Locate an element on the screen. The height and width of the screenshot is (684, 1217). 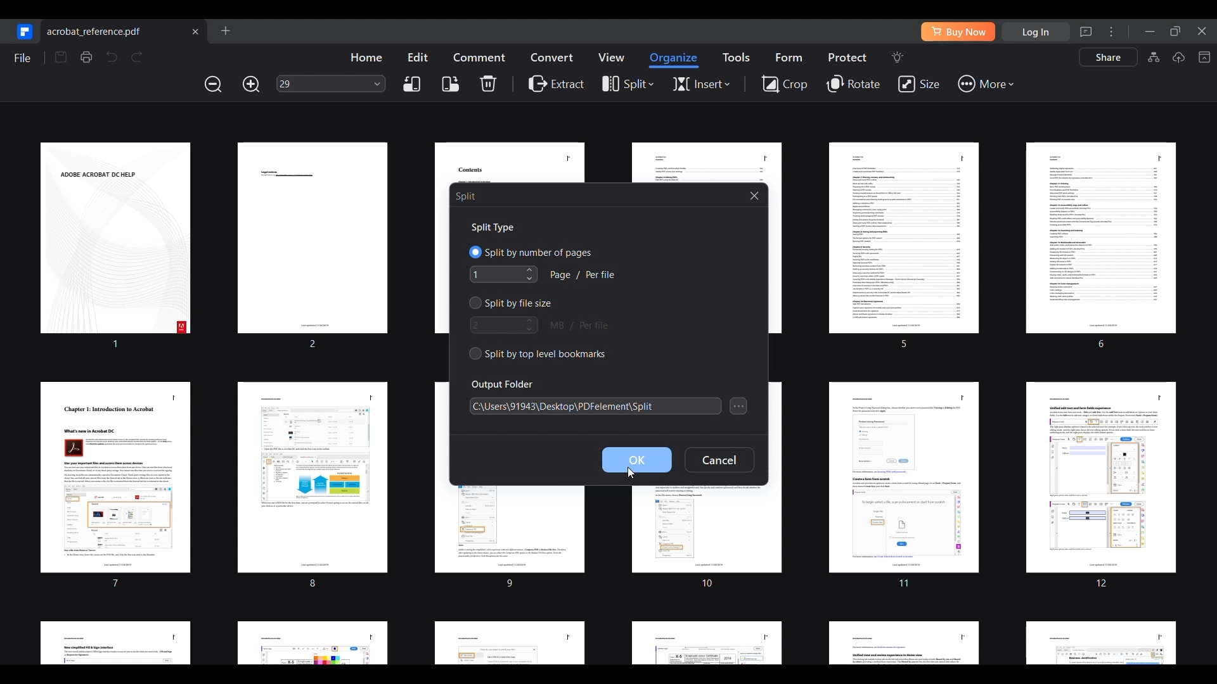
Zoom out is located at coordinates (214, 84).